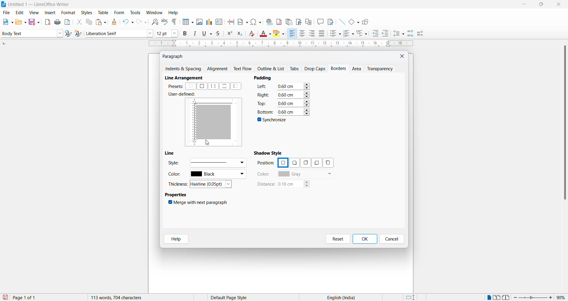  Describe the element at coordinates (184, 69) in the screenshot. I see `indent and spacing` at that location.